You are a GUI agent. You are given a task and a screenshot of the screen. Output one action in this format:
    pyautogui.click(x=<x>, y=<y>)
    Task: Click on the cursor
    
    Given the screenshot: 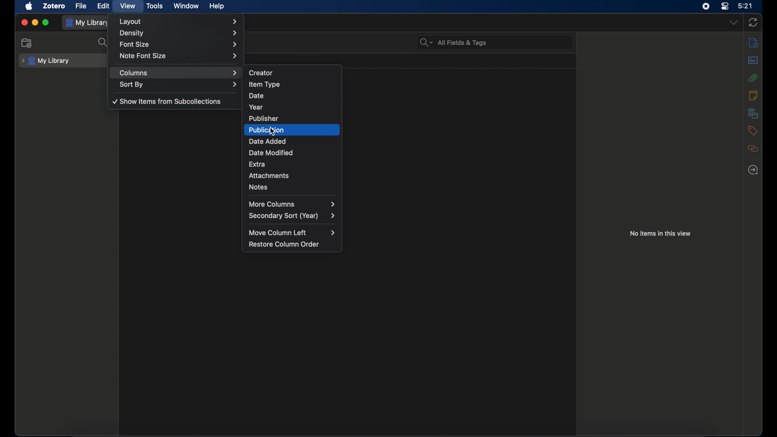 What is the action you would take?
    pyautogui.click(x=272, y=131)
    